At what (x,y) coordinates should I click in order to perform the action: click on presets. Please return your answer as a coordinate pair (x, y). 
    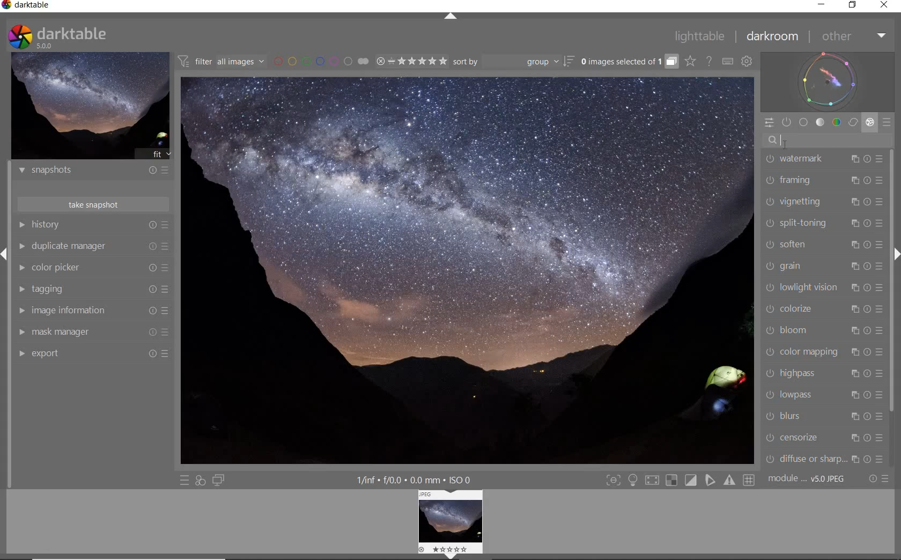
    Looking at the image, I should click on (882, 438).